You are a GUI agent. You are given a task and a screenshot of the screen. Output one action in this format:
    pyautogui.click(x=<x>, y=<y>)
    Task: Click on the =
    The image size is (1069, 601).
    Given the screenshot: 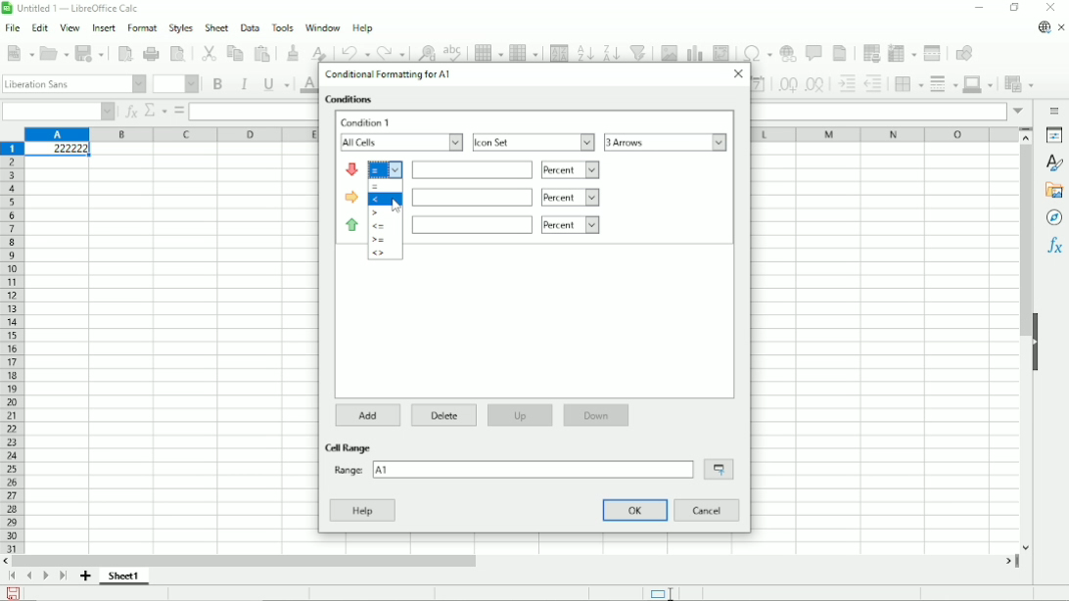 What is the action you would take?
    pyautogui.click(x=386, y=169)
    